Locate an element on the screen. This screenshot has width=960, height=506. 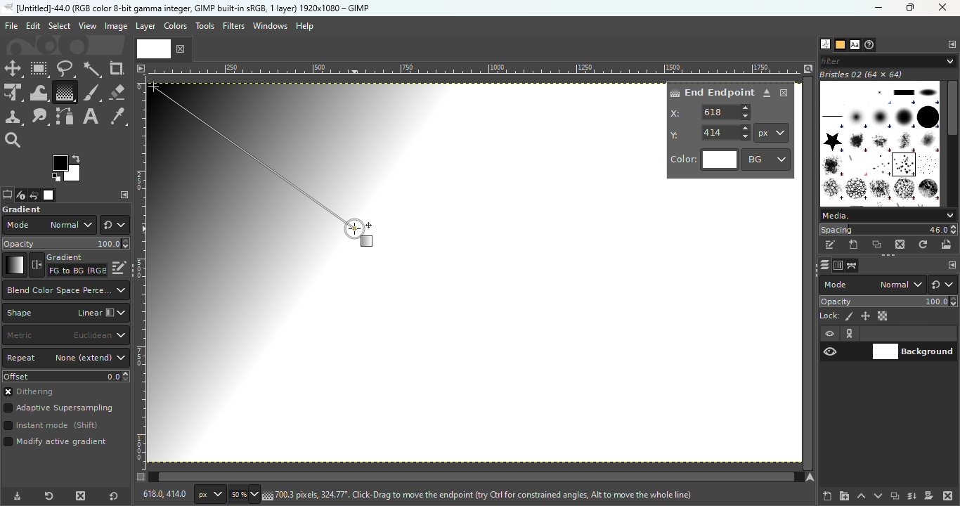
The active background color is located at coordinates (69, 169).